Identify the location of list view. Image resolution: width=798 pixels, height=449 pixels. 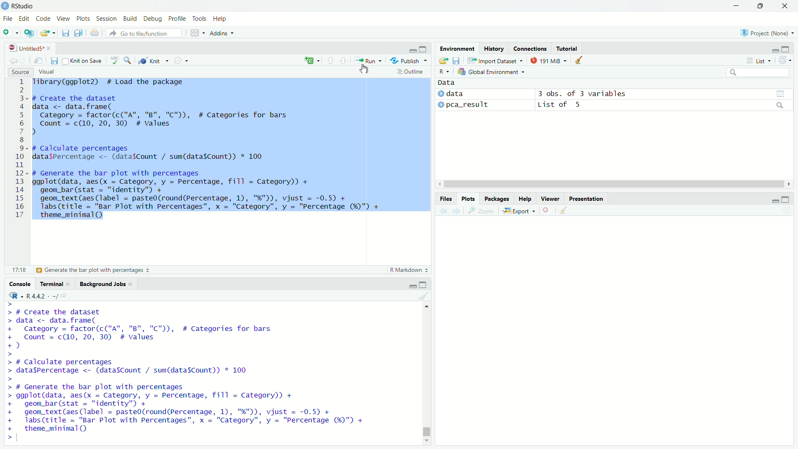
(758, 61).